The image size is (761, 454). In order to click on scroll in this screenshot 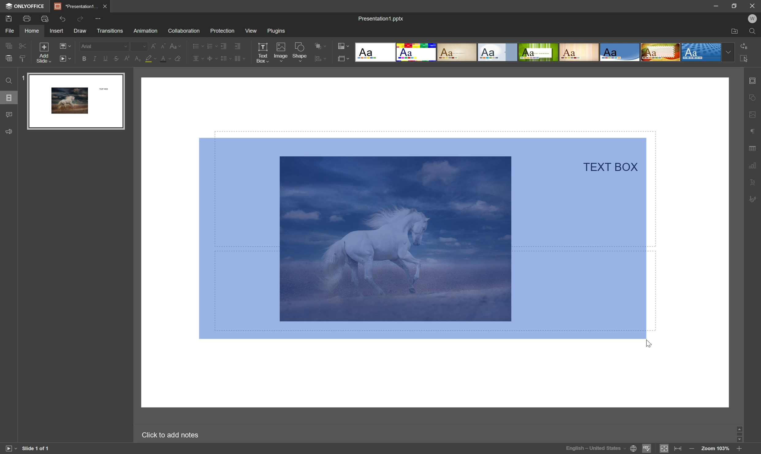, I will do `click(740, 434)`.